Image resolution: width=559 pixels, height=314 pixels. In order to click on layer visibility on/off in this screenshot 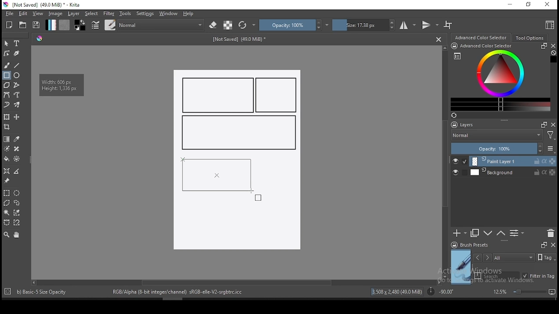, I will do `click(460, 161)`.